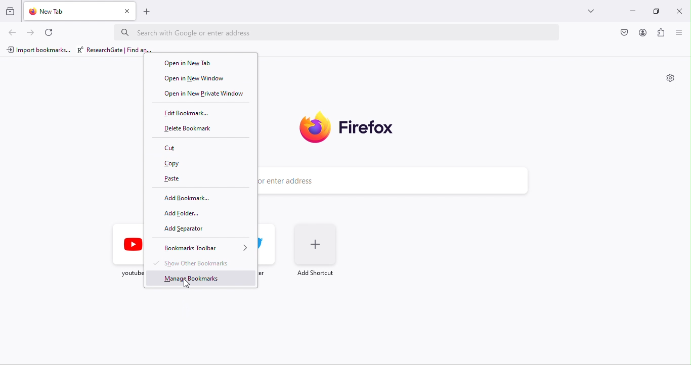 Image resolution: width=691 pixels, height=365 pixels. Describe the element at coordinates (204, 279) in the screenshot. I see `manage bookmarks` at that location.